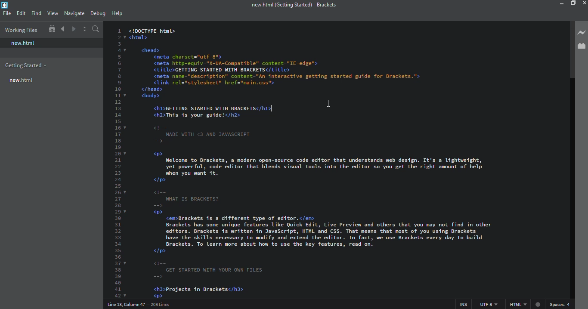  I want to click on scroll bar, so click(569, 48).